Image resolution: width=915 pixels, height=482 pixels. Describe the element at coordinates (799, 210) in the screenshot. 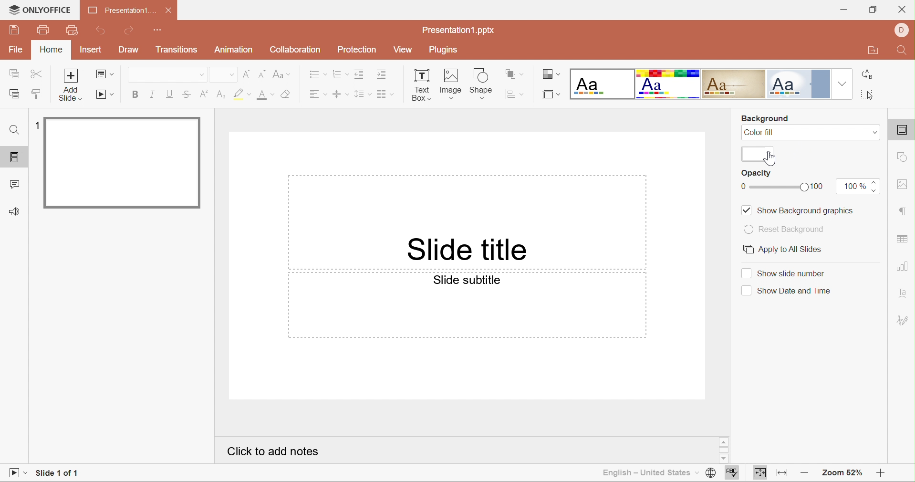

I see `Show background graphics` at that location.